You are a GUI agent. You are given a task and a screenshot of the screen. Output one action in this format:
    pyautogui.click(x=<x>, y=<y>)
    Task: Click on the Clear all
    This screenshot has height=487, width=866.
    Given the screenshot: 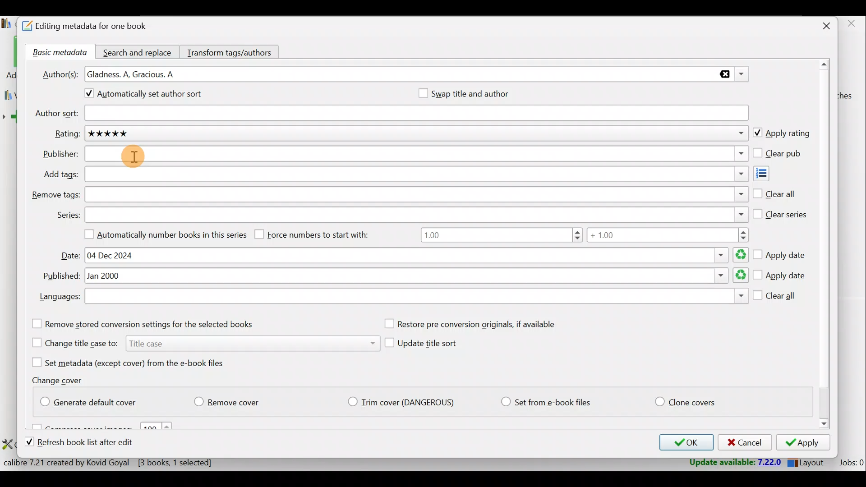 What is the action you would take?
    pyautogui.click(x=776, y=298)
    